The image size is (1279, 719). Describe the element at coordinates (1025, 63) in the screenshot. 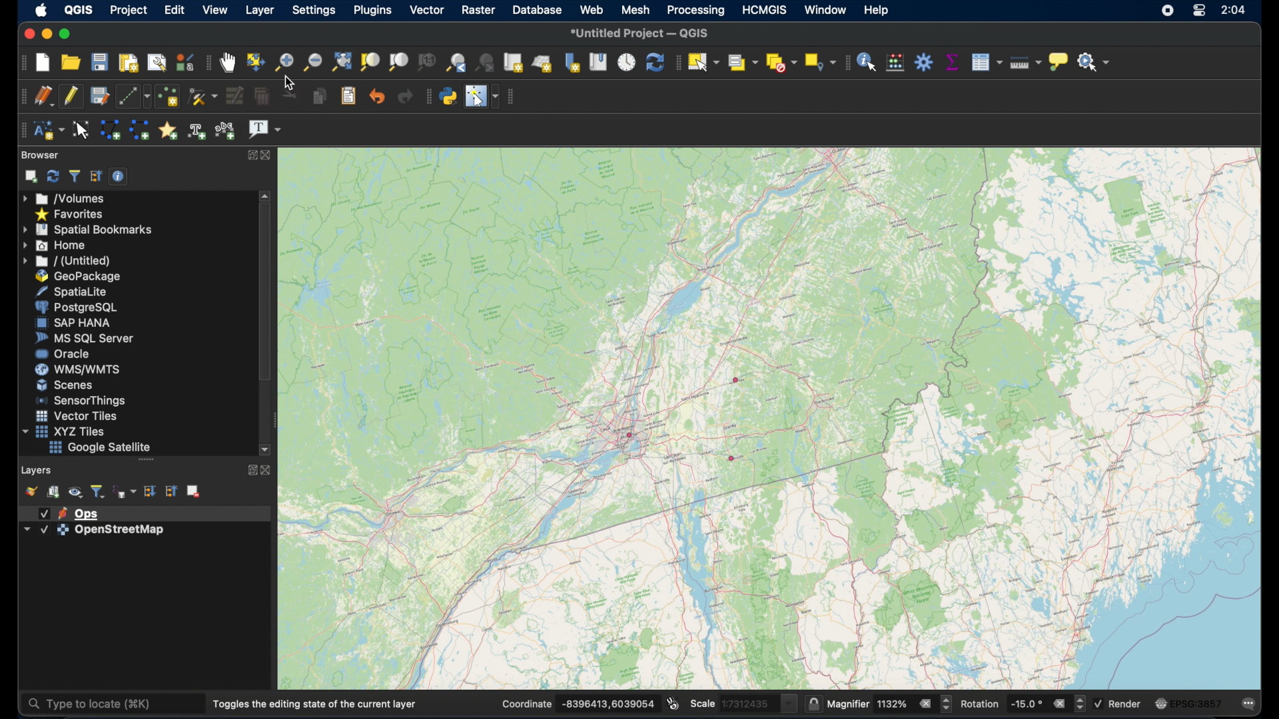

I see `measure line` at that location.